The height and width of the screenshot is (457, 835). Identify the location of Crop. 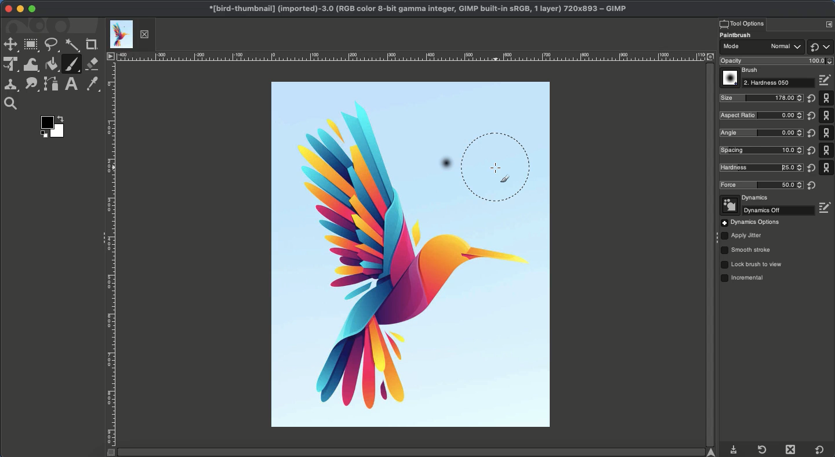
(92, 45).